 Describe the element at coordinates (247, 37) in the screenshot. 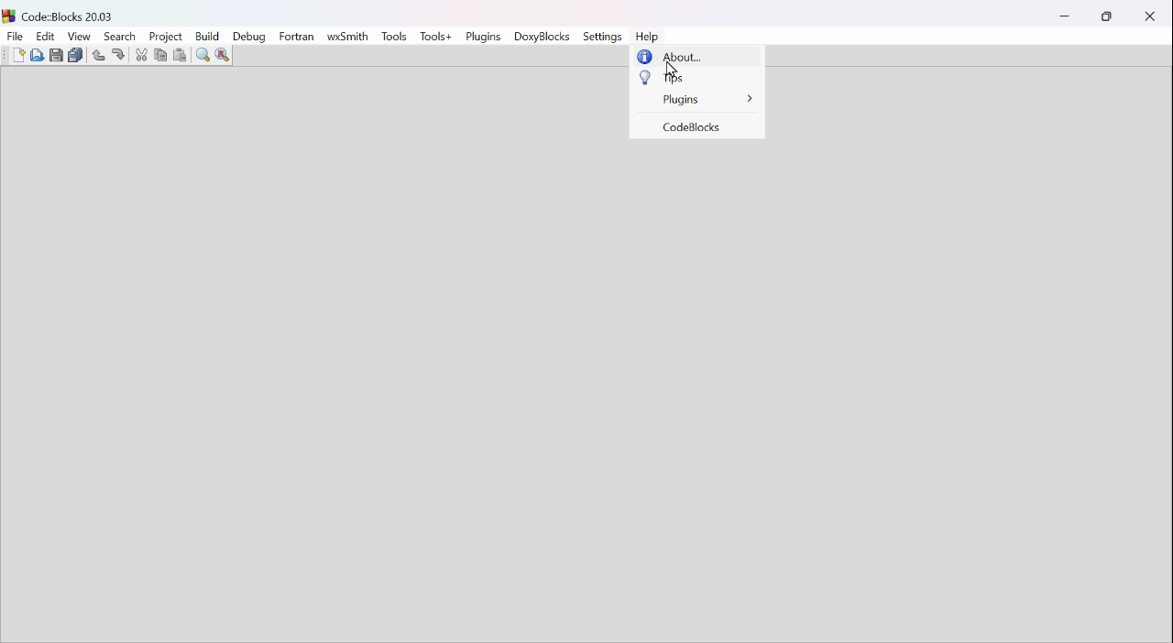

I see `Debug` at that location.